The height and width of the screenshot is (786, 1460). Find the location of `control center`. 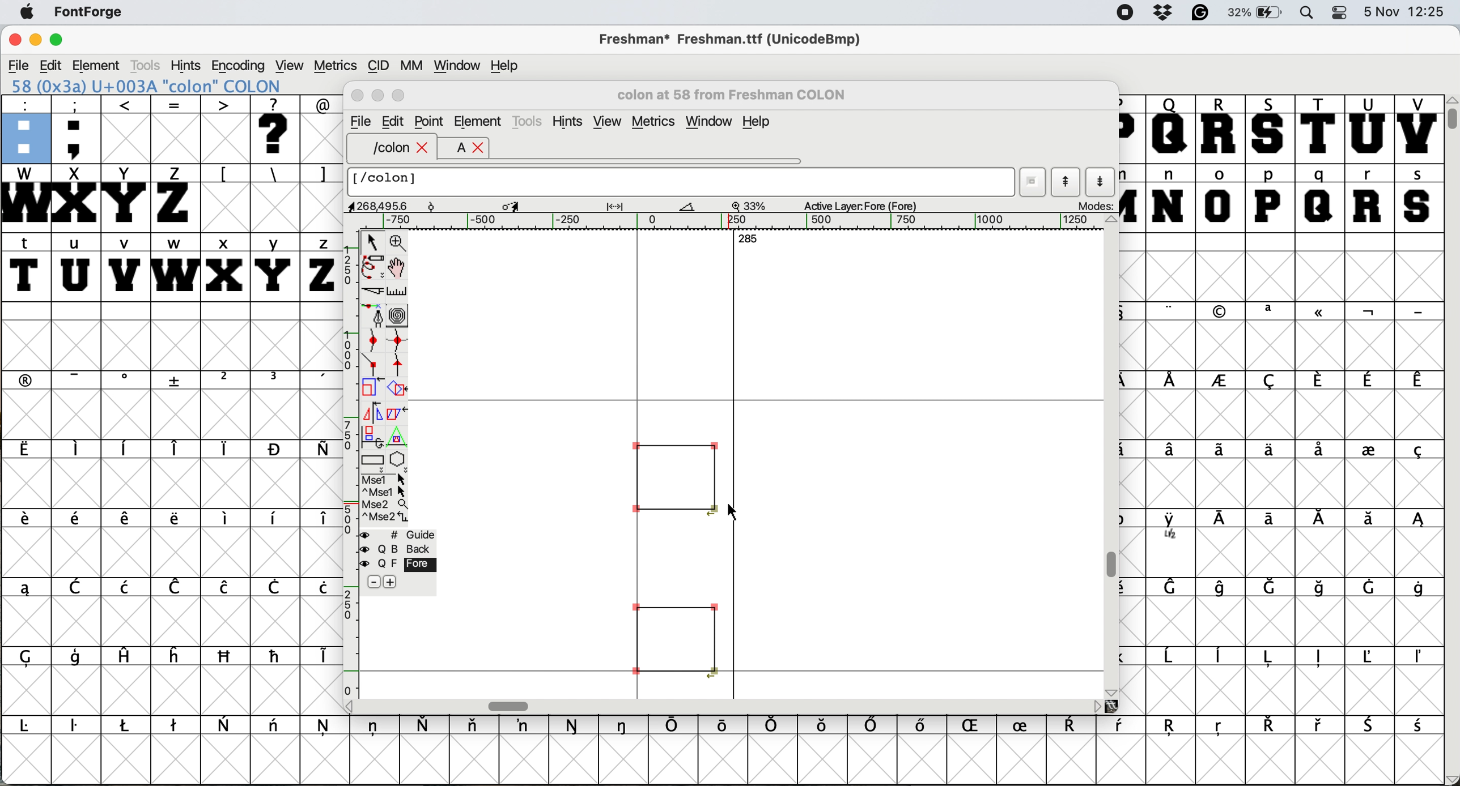

control center is located at coordinates (1341, 14).